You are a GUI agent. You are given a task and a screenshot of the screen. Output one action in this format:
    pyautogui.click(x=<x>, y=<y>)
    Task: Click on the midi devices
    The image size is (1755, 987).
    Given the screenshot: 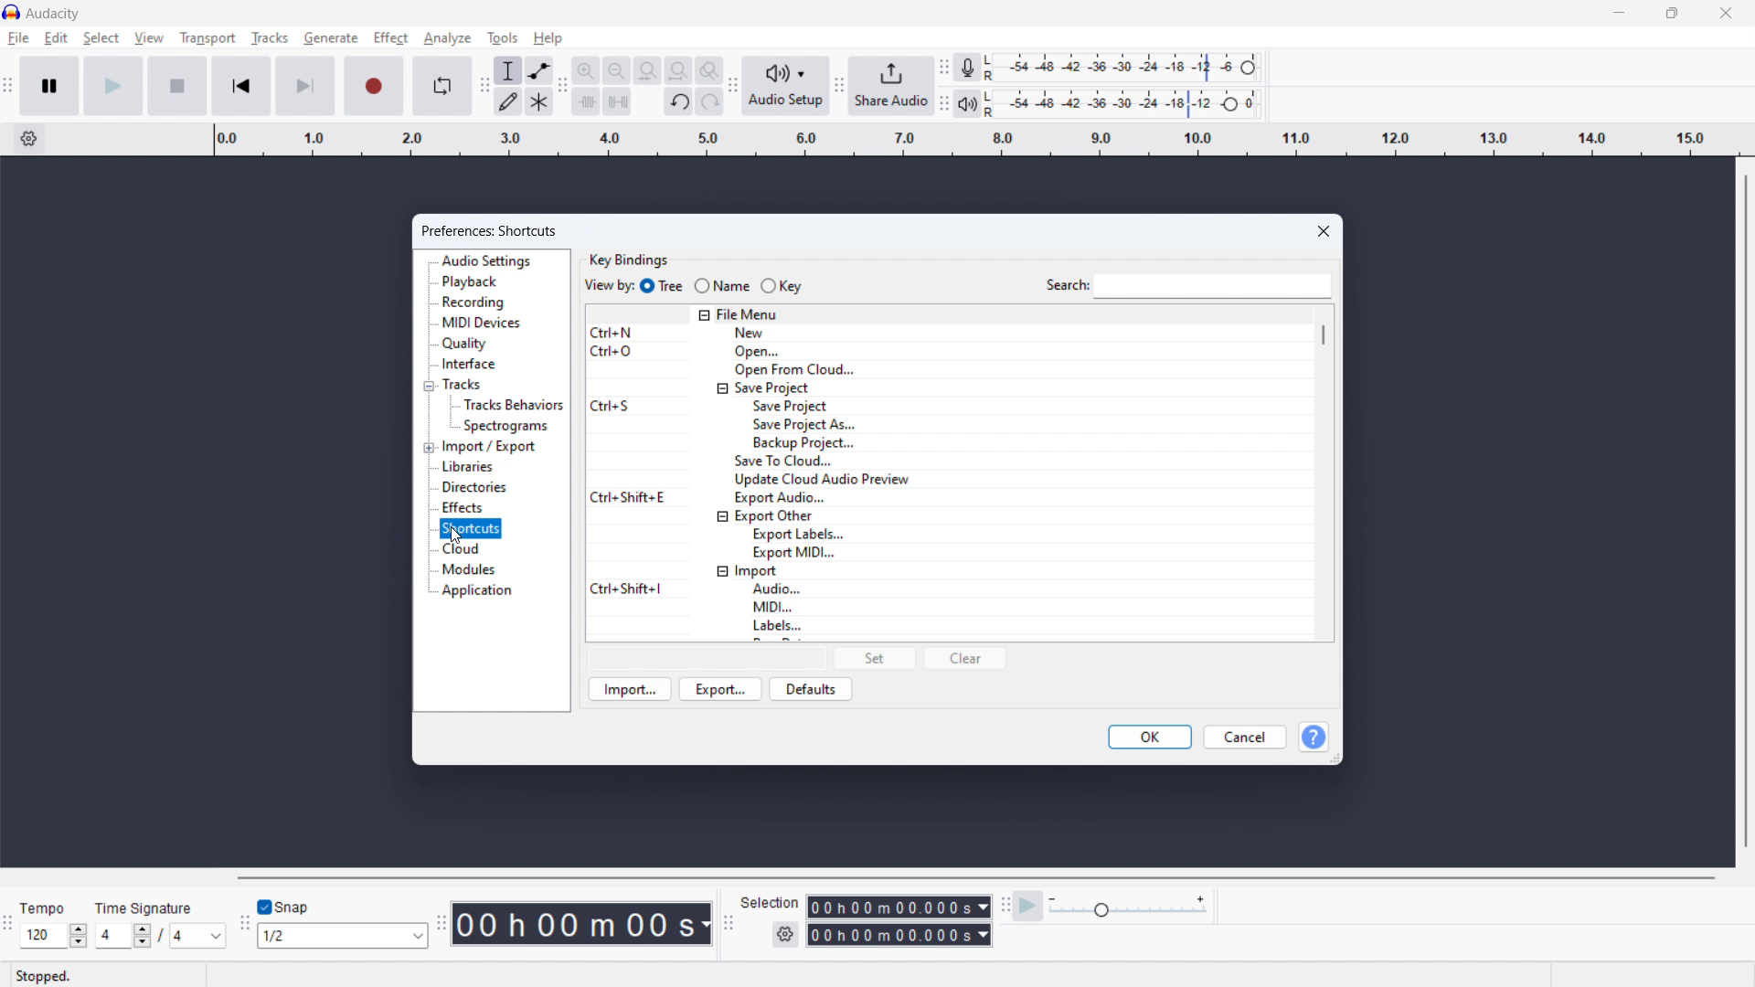 What is the action you would take?
    pyautogui.click(x=482, y=322)
    